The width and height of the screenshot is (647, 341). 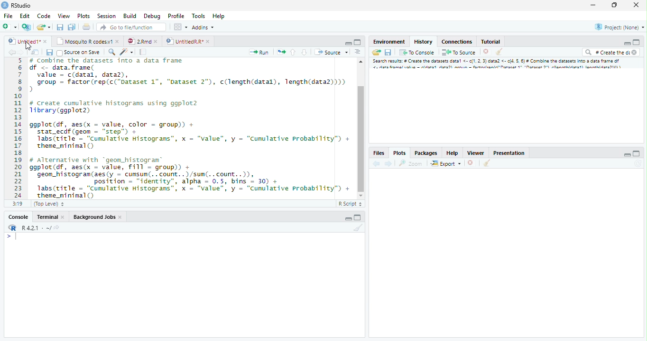 I want to click on Go to the next section/chunk, so click(x=304, y=53).